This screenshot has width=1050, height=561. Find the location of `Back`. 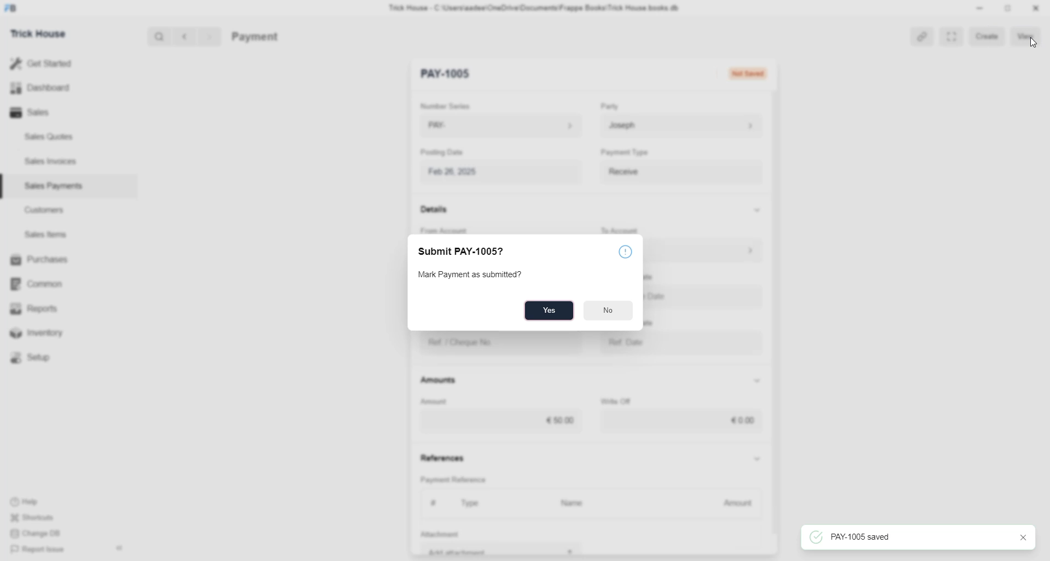

Back is located at coordinates (185, 37).